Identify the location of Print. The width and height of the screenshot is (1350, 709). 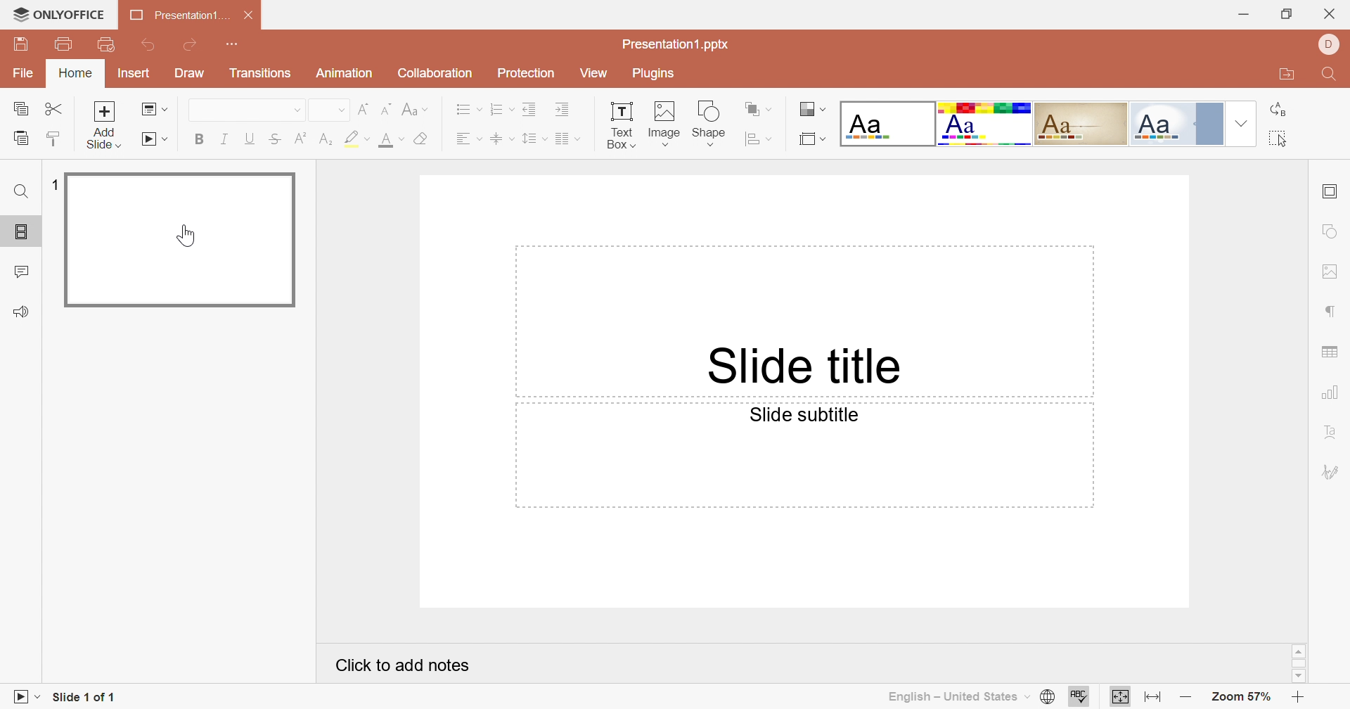
(66, 41).